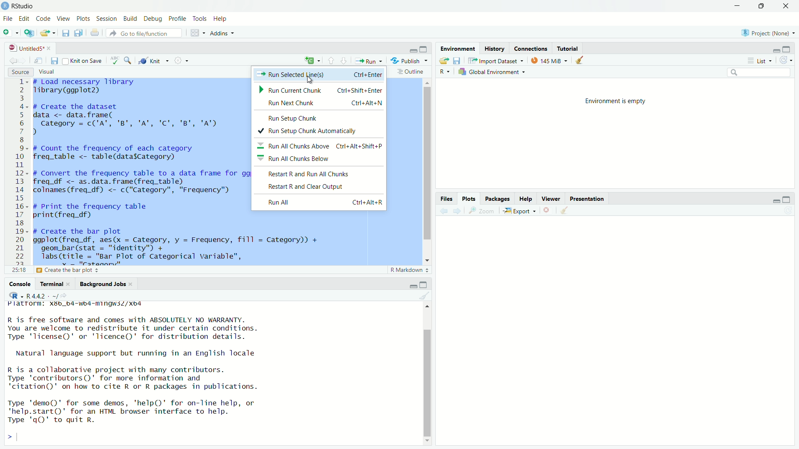 The width and height of the screenshot is (799, 449). Describe the element at coordinates (24, 19) in the screenshot. I see `edit` at that location.